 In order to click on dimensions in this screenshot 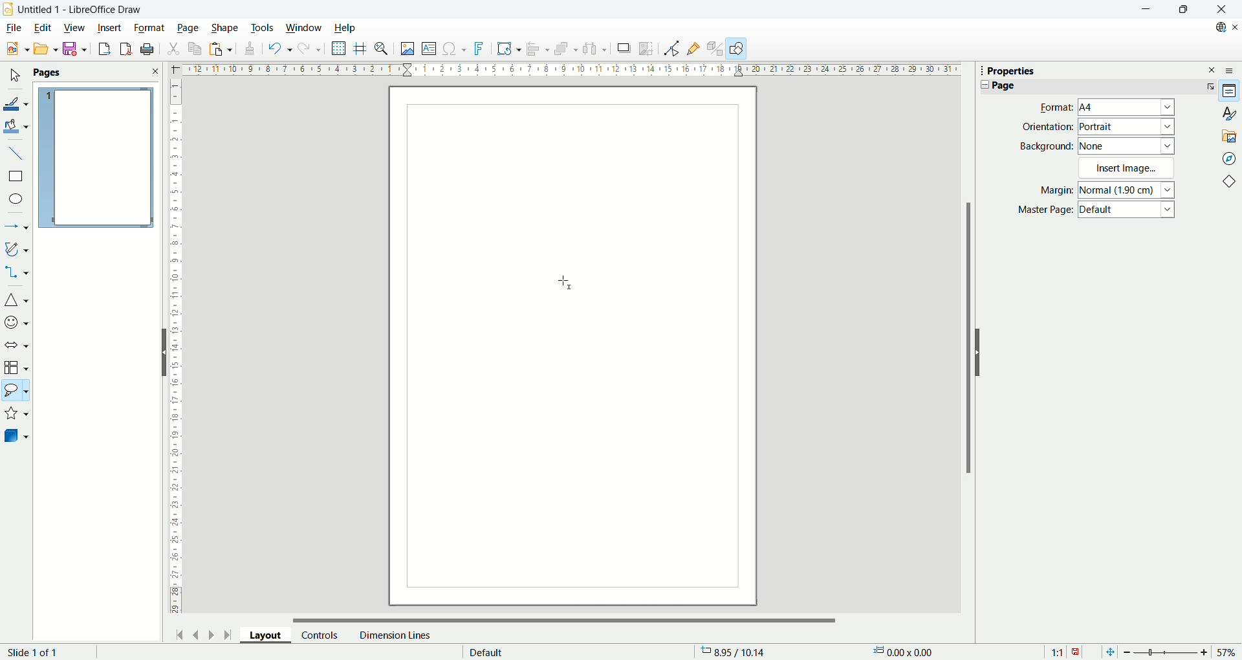, I will do `click(908, 652)`.